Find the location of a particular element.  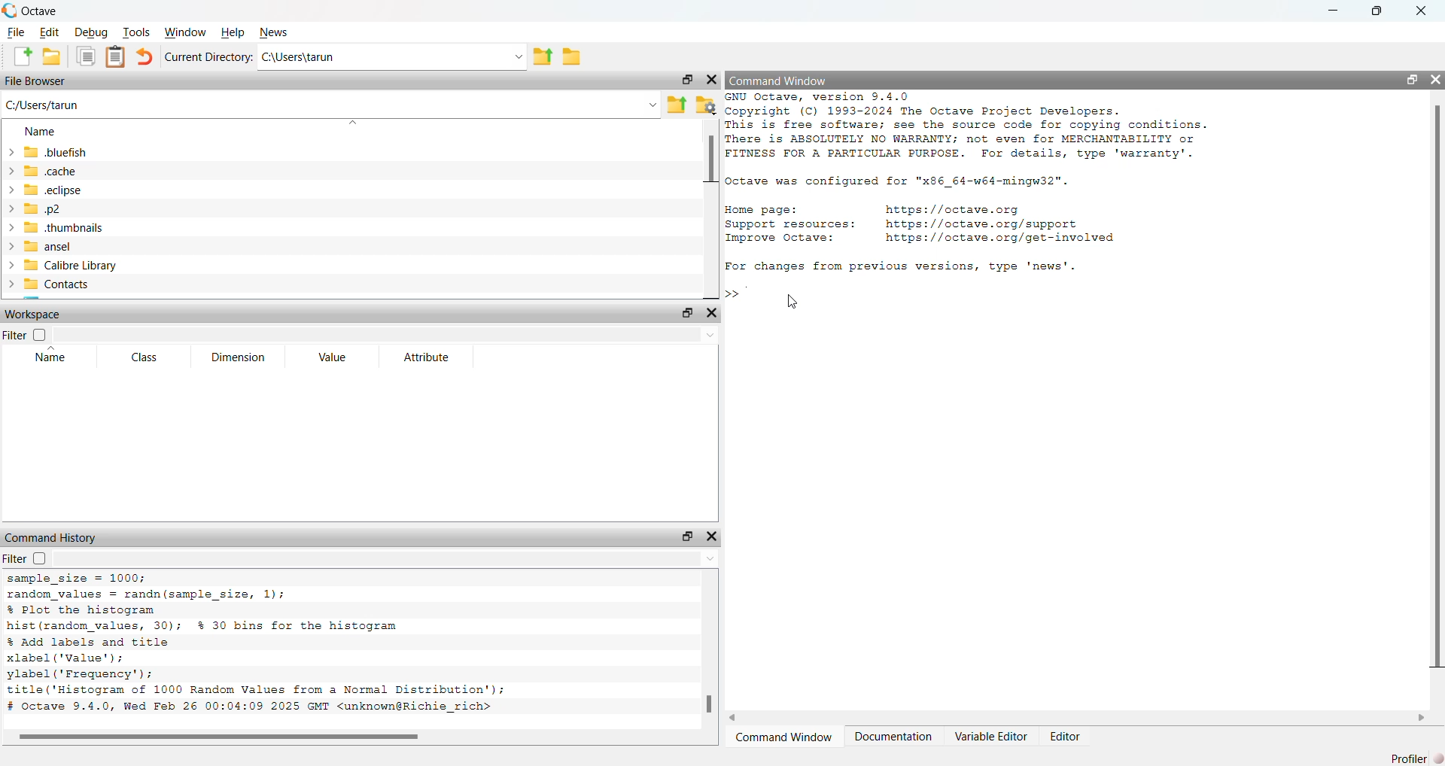

sample_size = 1000;
random_values = randn(sample_size, 1);

% Plot the histogram

hist (random_values, 30); % 30 bins for the histogram

% Add labels and title

xlabel ('Value');

ylabel (*Frequency') ;

title (‘Histogram of 1000 Random Values from a Normal Distribution’);
# Octave 9.4.0, Wed Feb 26 00:04:09 2025 GMT <unknown@Richie_rich> is located at coordinates (257, 646).